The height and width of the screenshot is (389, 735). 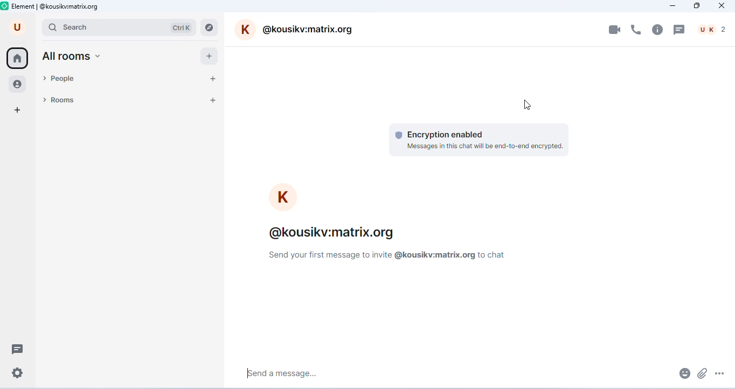 What do you see at coordinates (18, 27) in the screenshot?
I see `account` at bounding box center [18, 27].